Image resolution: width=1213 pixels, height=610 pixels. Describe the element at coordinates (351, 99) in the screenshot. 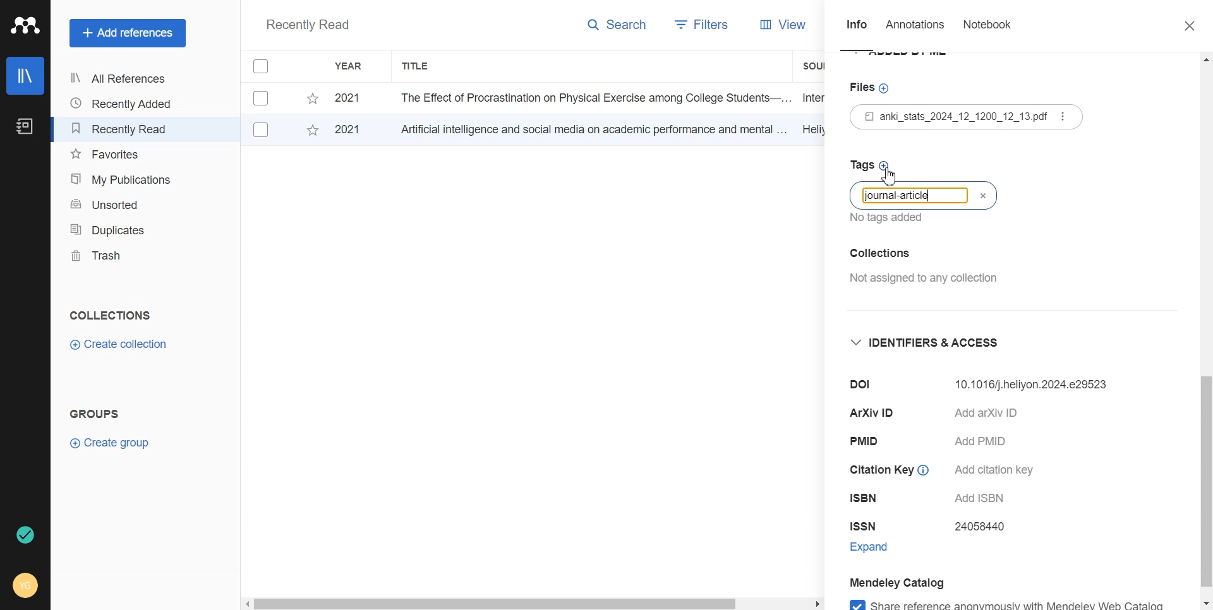

I see `2021` at that location.